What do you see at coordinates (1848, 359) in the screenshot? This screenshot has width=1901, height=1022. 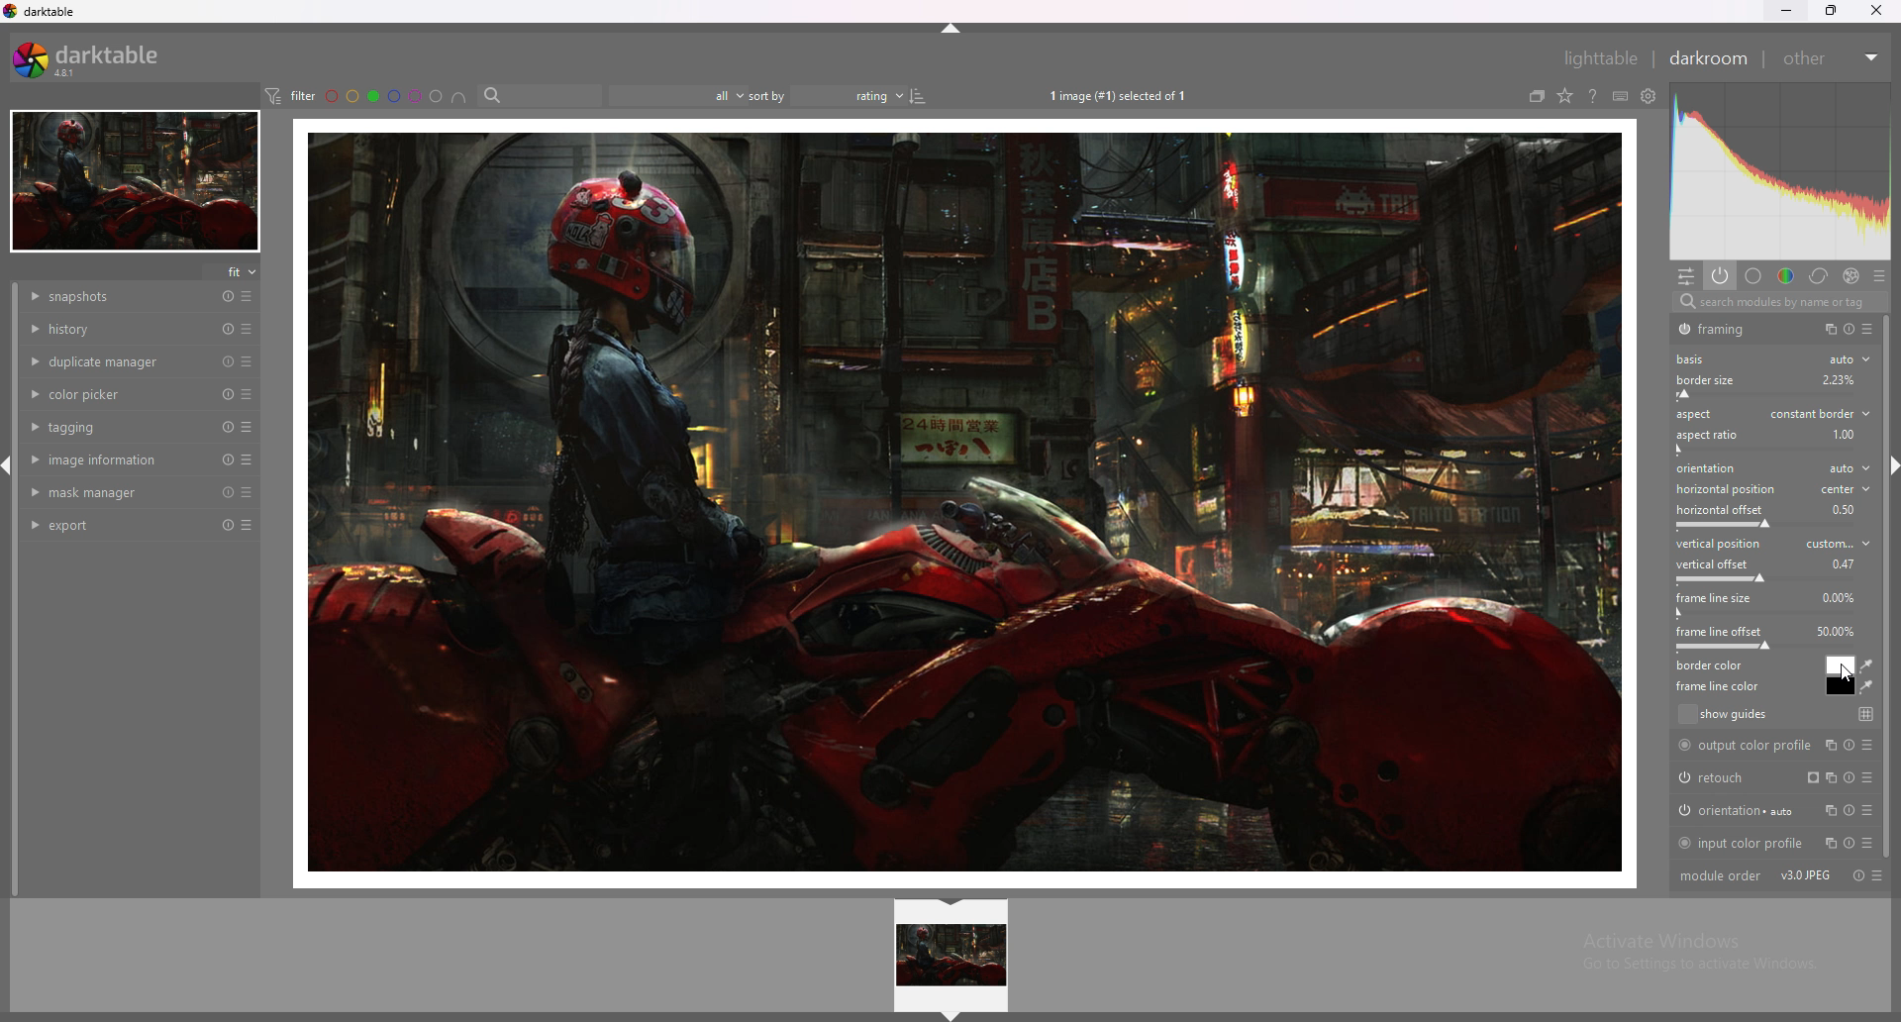 I see `auto` at bounding box center [1848, 359].